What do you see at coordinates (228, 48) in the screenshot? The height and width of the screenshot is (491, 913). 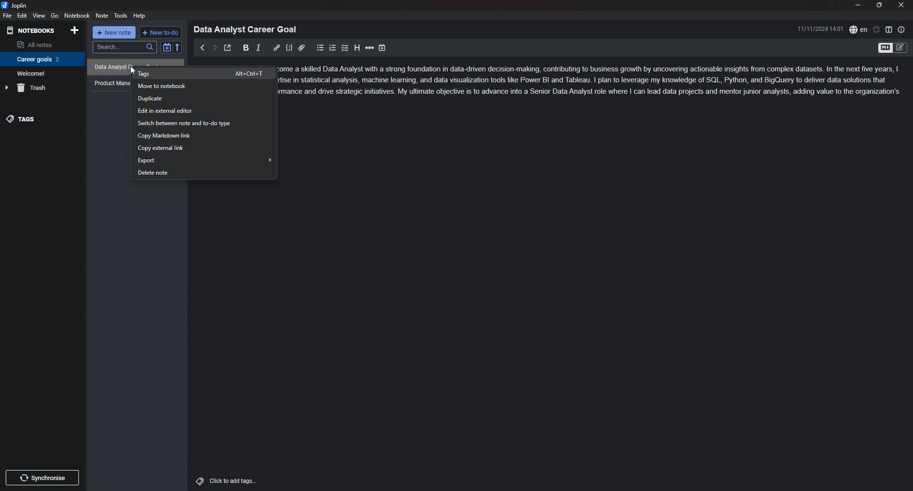 I see `toggle external editor` at bounding box center [228, 48].